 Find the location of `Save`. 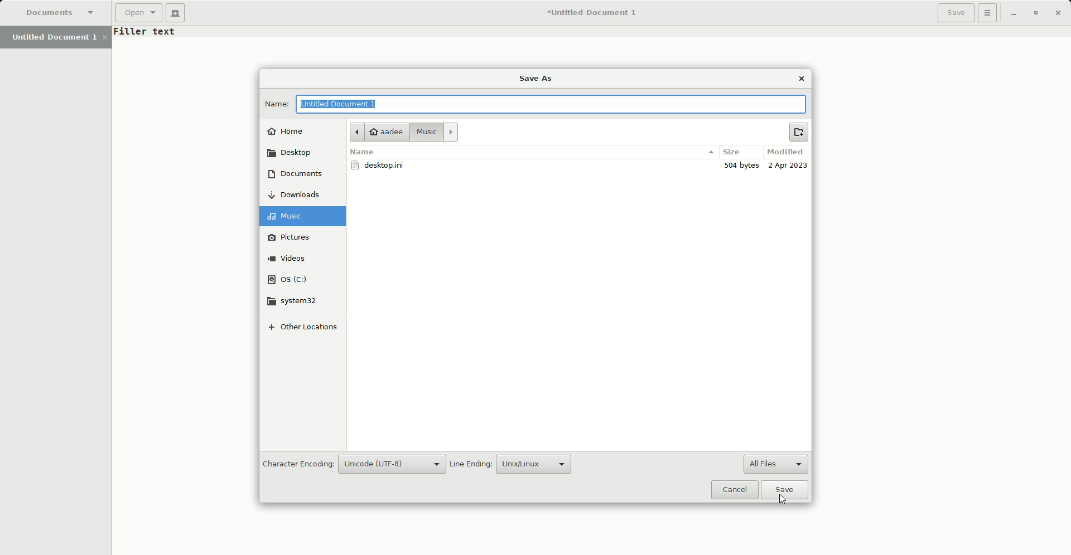

Save is located at coordinates (788, 491).